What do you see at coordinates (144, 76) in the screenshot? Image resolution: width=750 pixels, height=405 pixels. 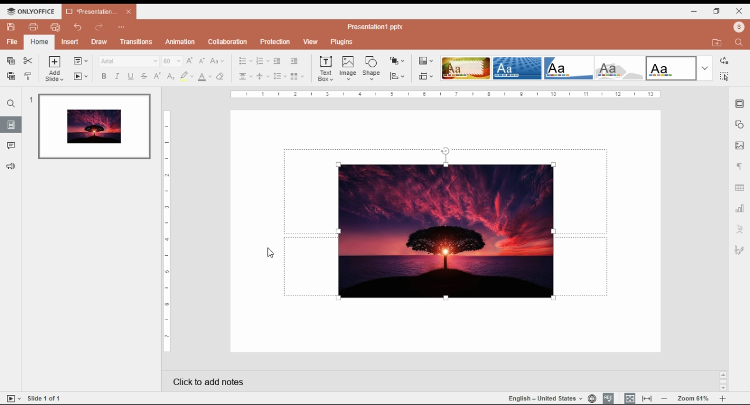 I see `strikethrough` at bounding box center [144, 76].